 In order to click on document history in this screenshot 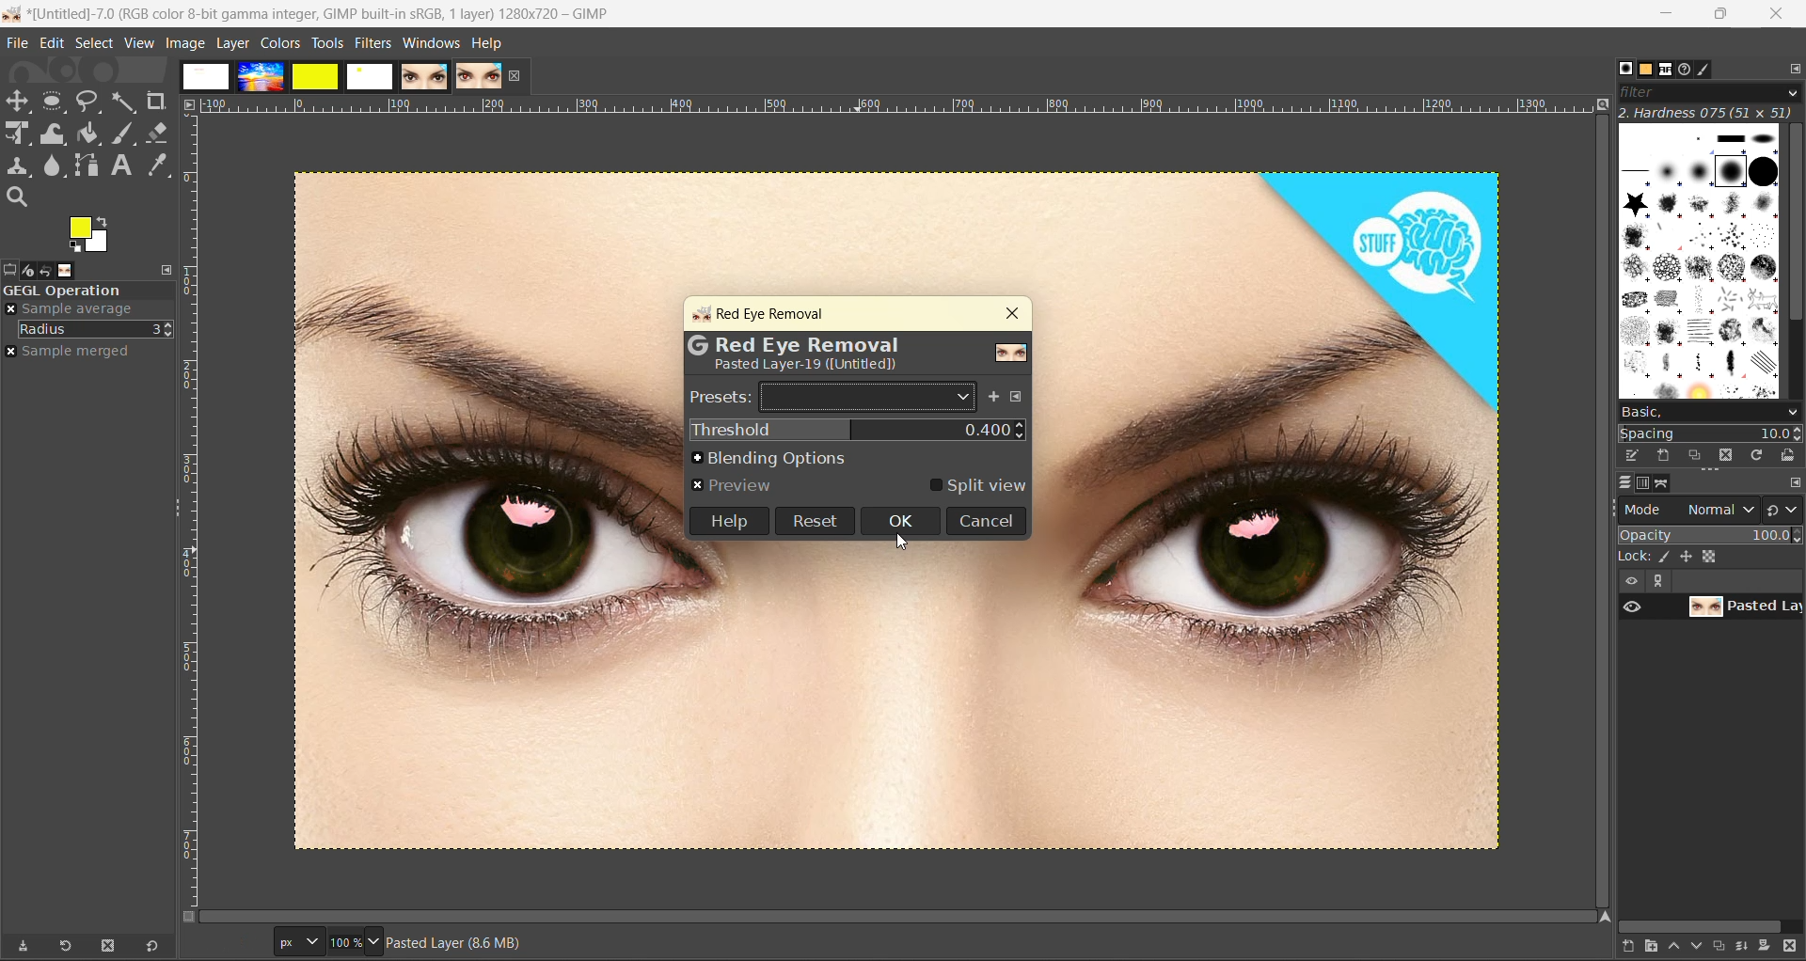, I will do `click(1687, 70)`.